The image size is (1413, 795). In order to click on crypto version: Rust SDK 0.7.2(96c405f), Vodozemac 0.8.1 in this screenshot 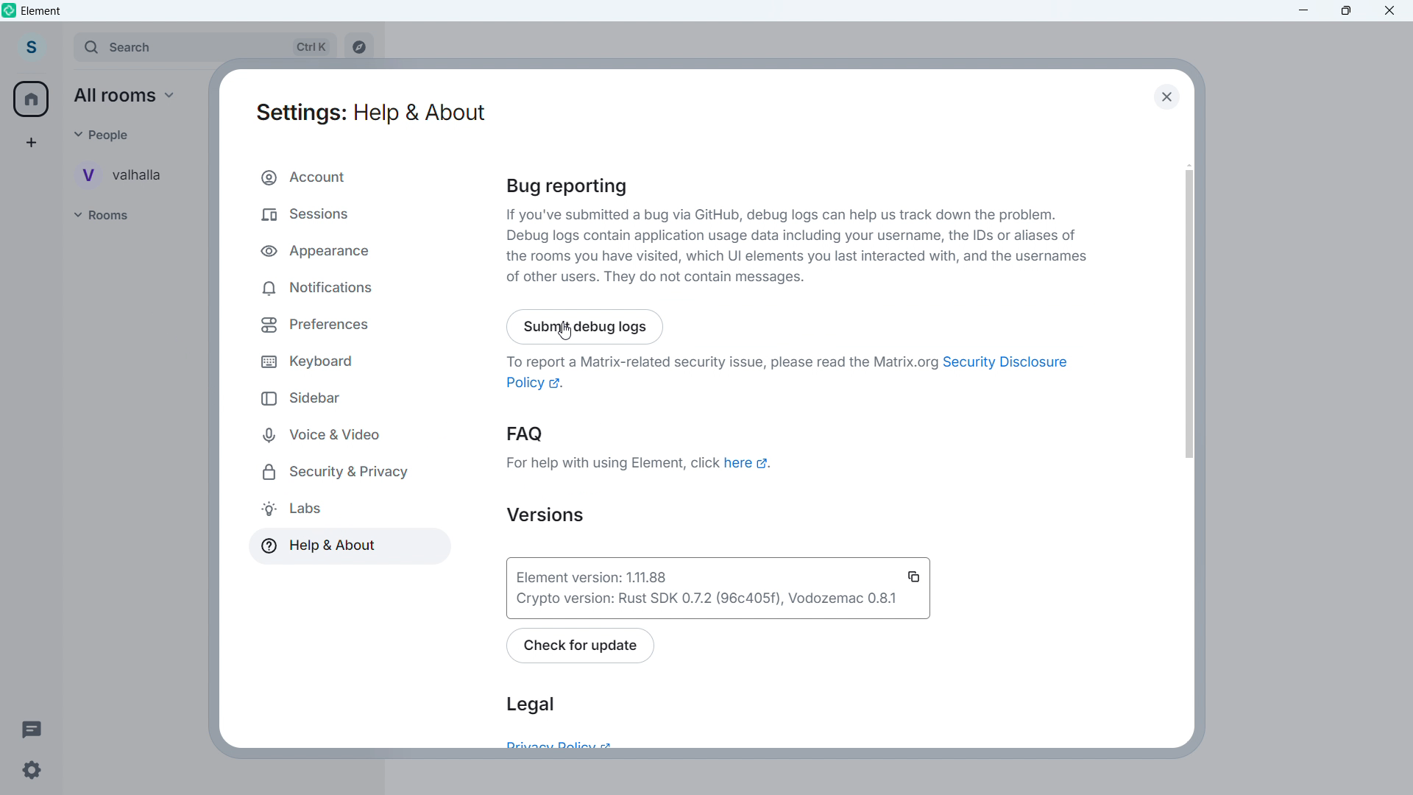, I will do `click(704, 600)`.